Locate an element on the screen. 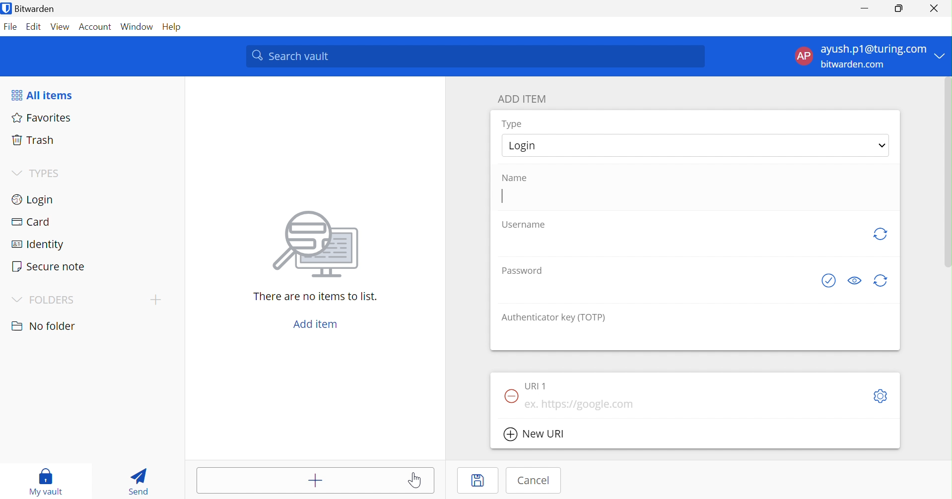 The width and height of the screenshot is (952, 499). Minimize is located at coordinates (866, 6).